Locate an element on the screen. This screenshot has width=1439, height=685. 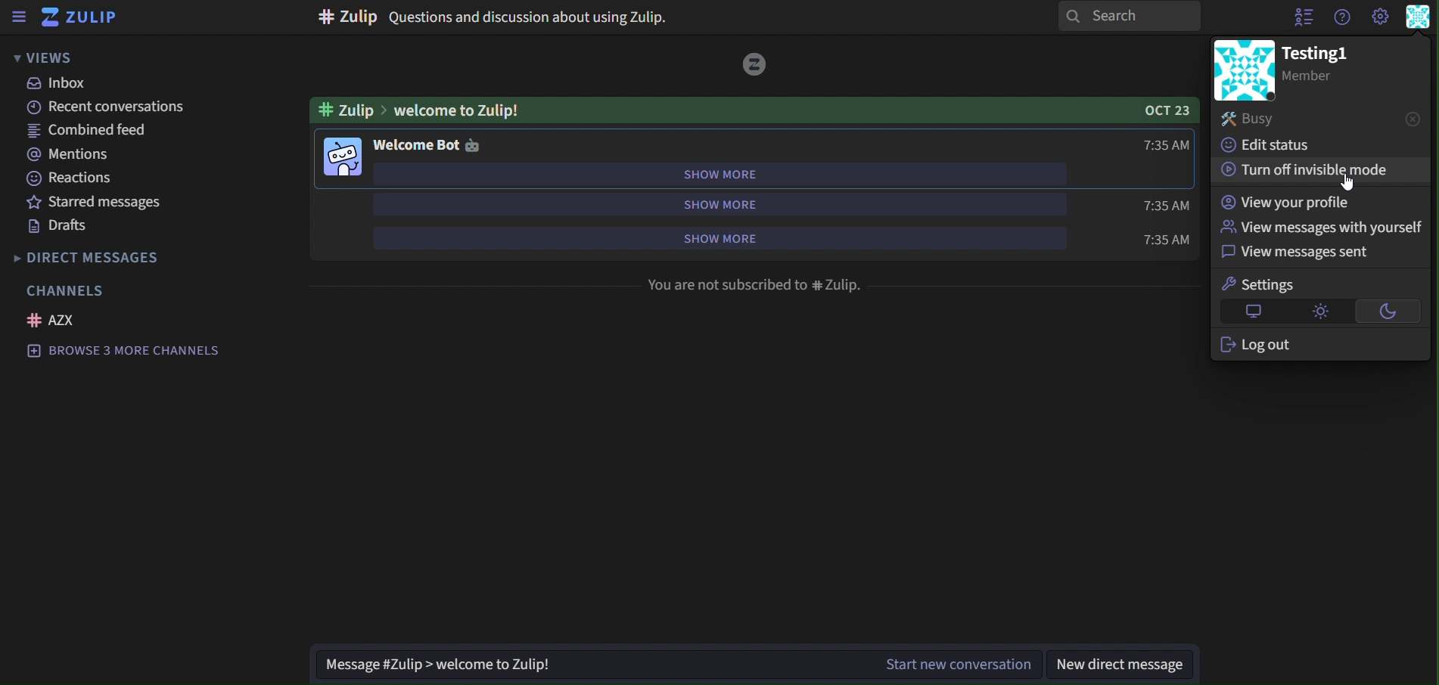
image is located at coordinates (1245, 70).